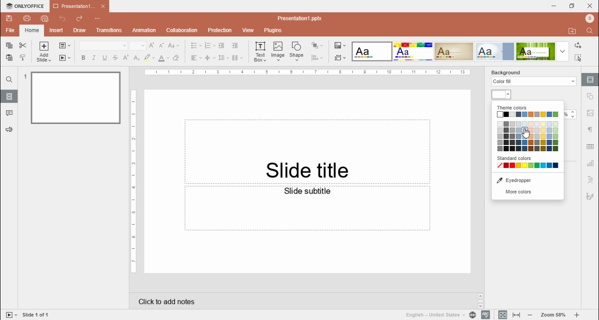 This screenshot has height=320, width=599. I want to click on copy, so click(9, 45).